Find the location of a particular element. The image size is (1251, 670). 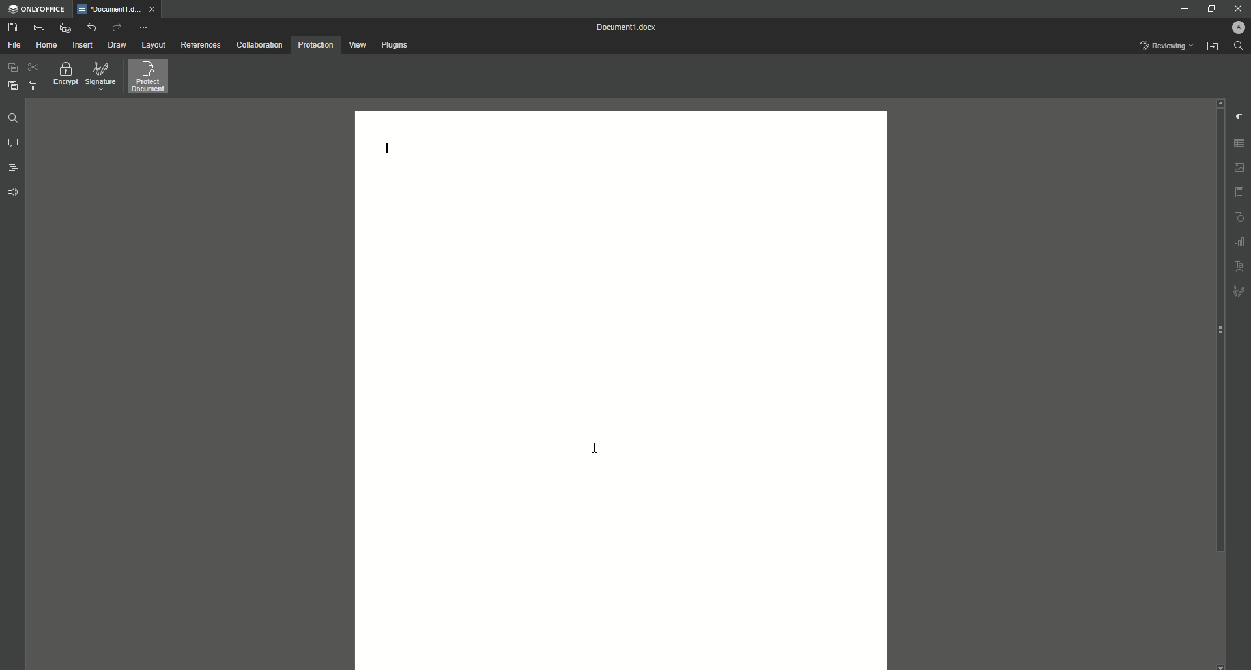

Comment is located at coordinates (14, 144).